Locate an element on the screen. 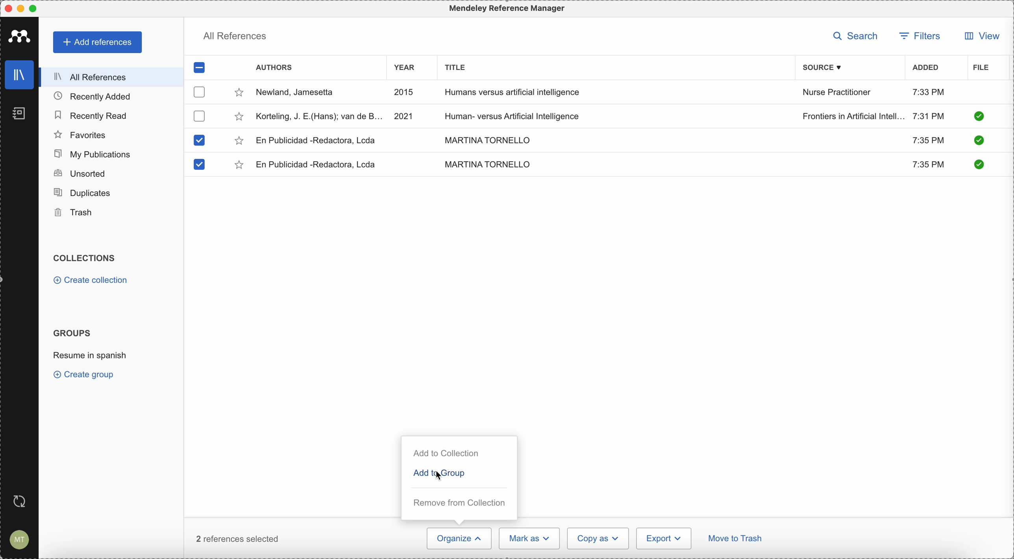 This screenshot has height=559, width=1014. mark as is located at coordinates (530, 538).